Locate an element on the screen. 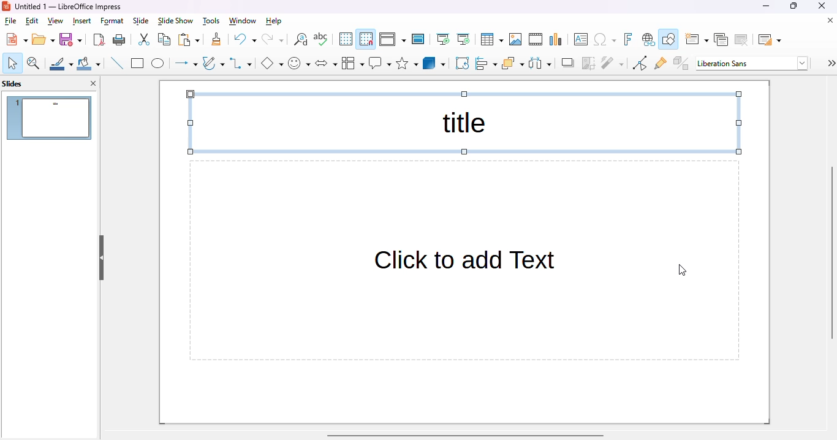  file is located at coordinates (10, 21).